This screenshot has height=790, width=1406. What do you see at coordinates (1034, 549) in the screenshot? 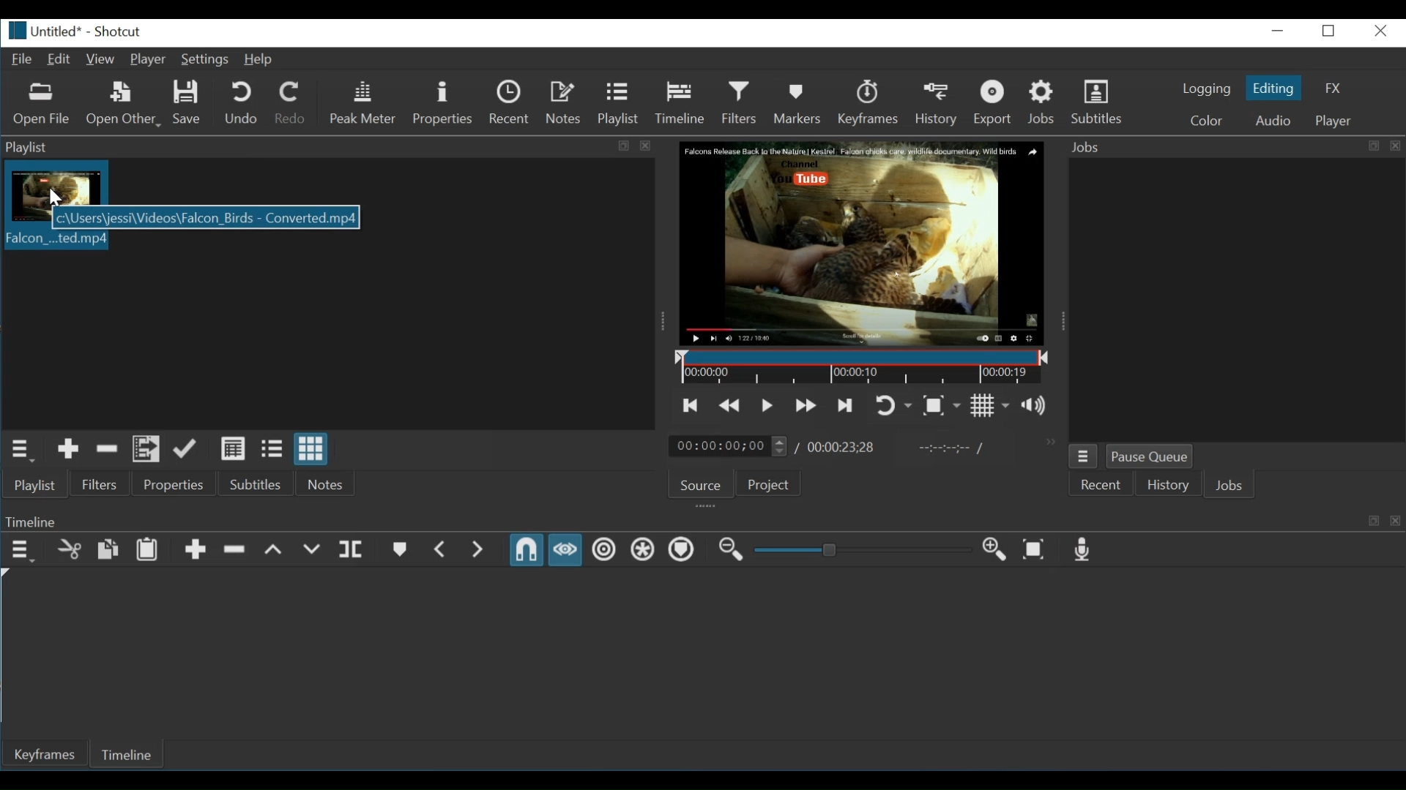
I see `Zoom Timeline to fit` at bounding box center [1034, 549].